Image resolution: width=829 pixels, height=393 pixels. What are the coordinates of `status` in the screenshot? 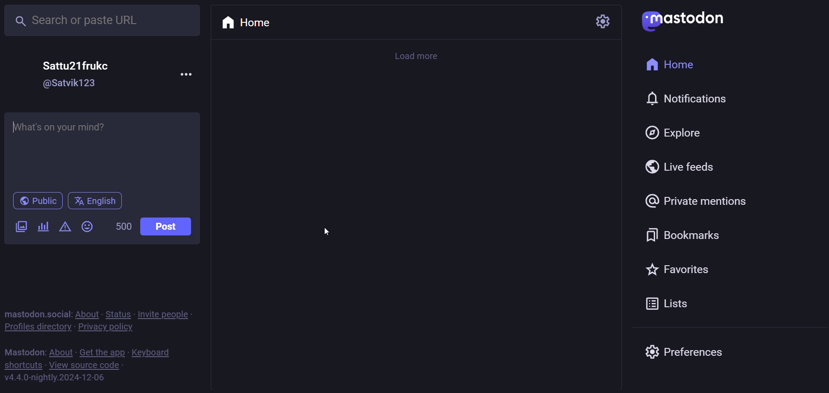 It's located at (118, 313).